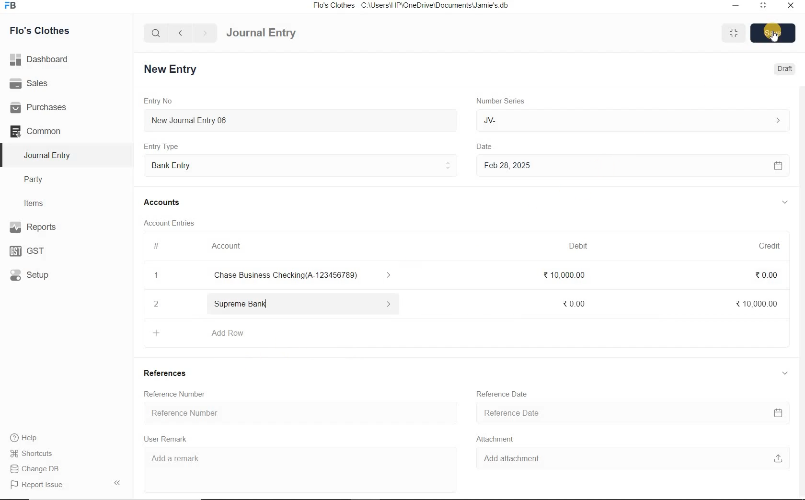 The height and width of the screenshot is (500, 805). What do you see at coordinates (773, 32) in the screenshot?
I see `Save` at bounding box center [773, 32].